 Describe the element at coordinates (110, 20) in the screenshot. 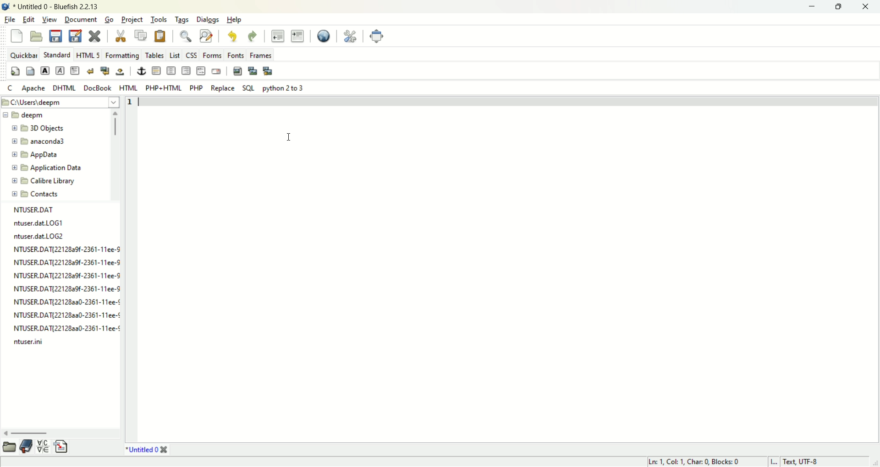

I see `go` at that location.